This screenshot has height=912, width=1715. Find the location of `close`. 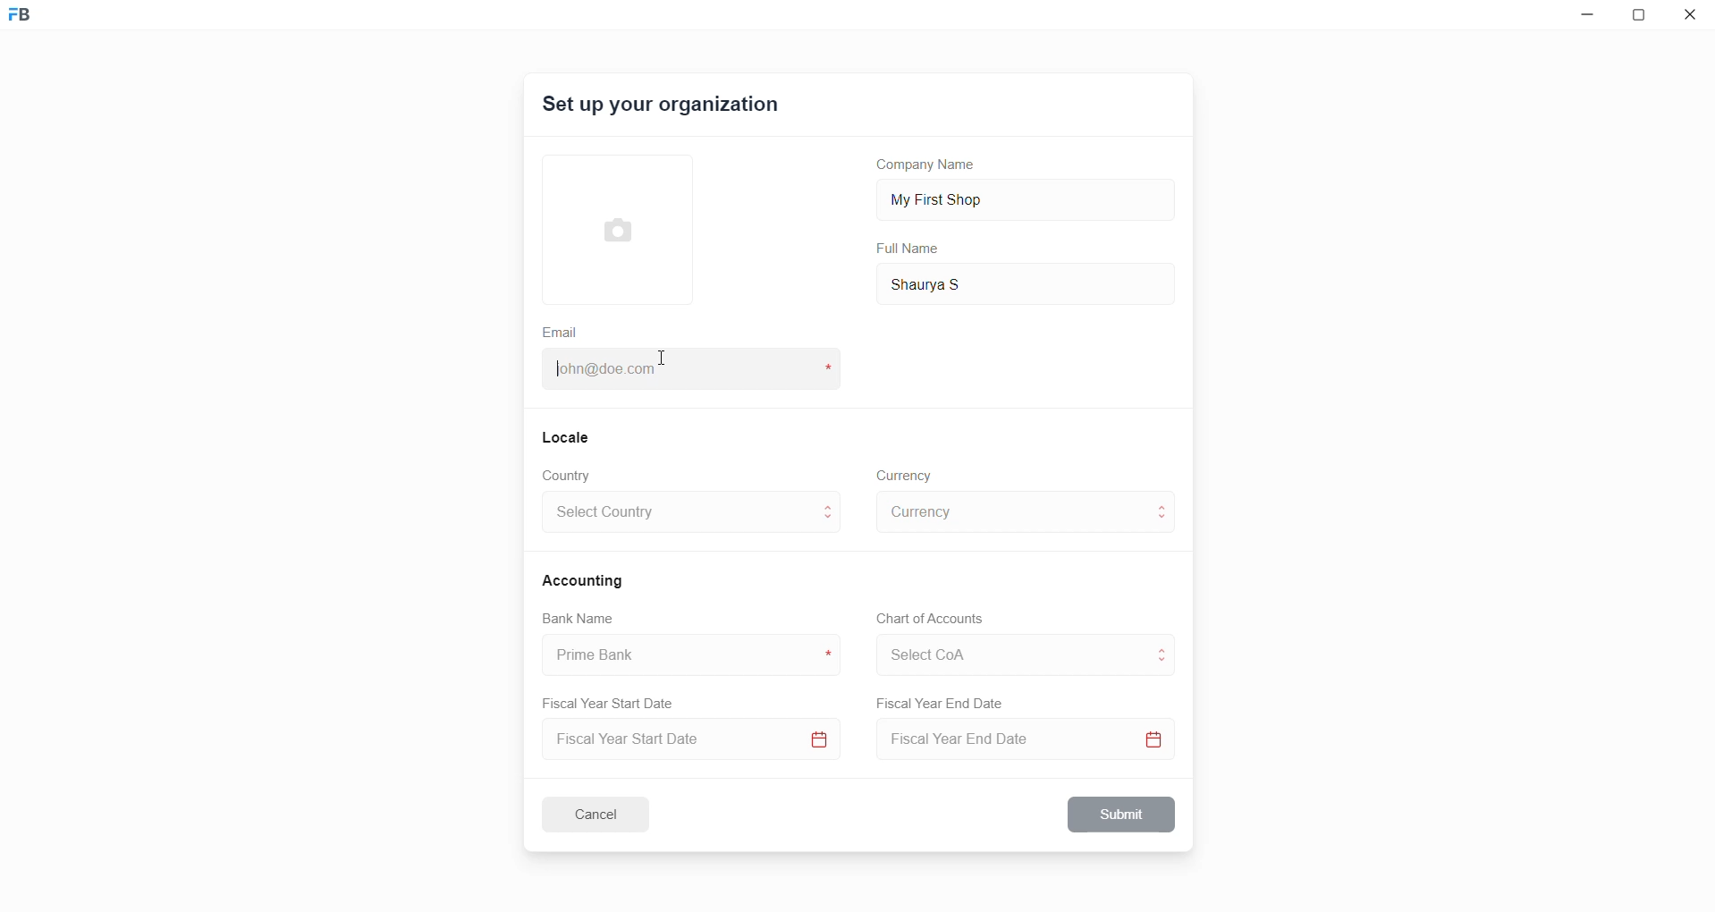

close is located at coordinates (1691, 18).